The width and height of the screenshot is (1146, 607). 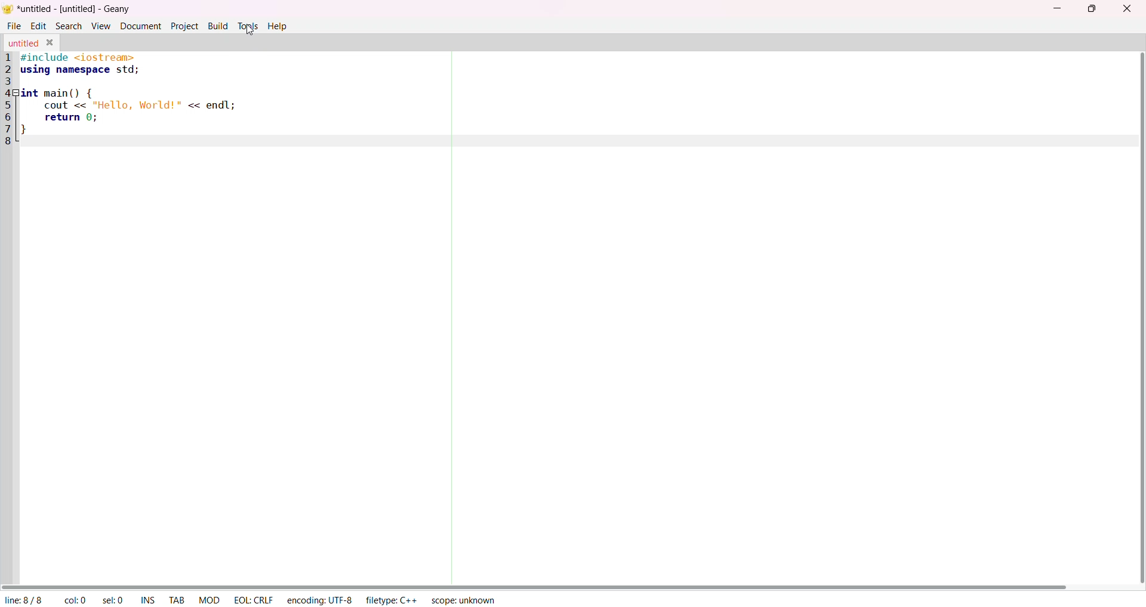 What do you see at coordinates (252, 600) in the screenshot?
I see `EOL: CRLF` at bounding box center [252, 600].